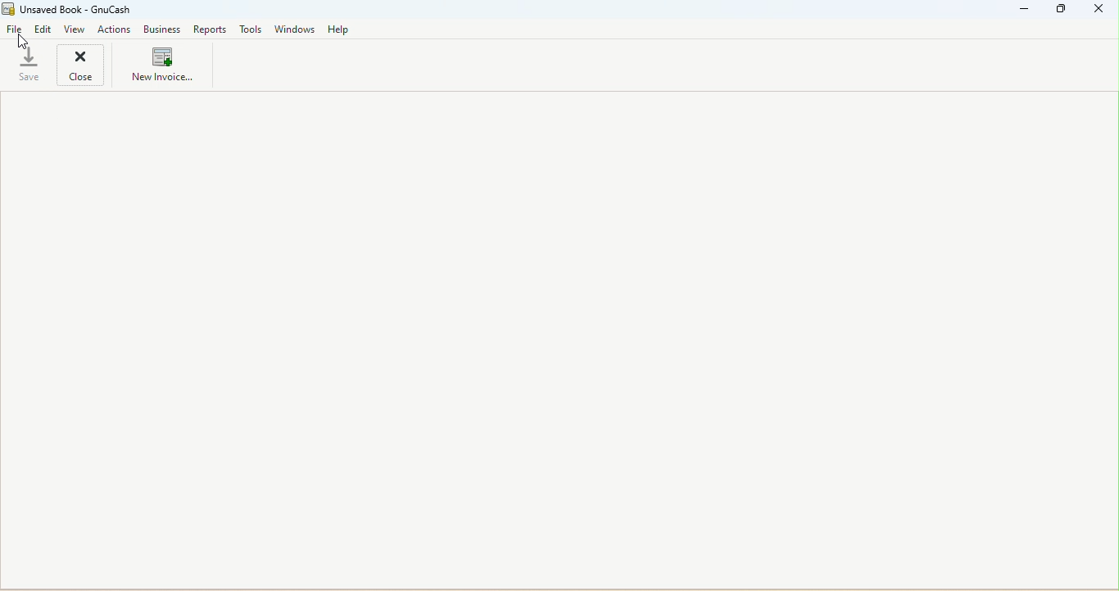 This screenshot has height=591, width=1119. Describe the element at coordinates (22, 42) in the screenshot. I see `cursor` at that location.